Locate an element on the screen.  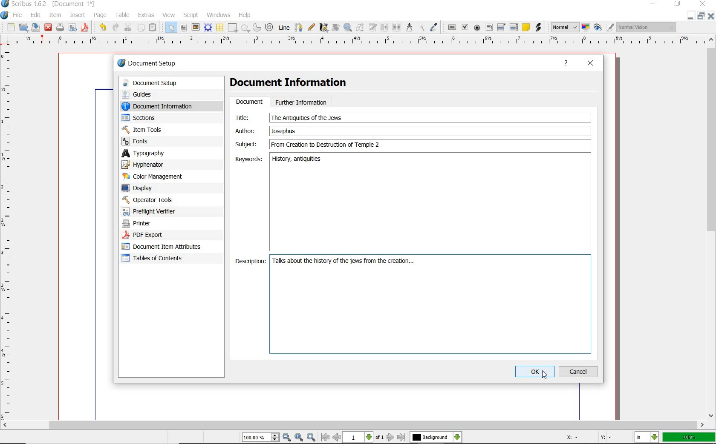
table is located at coordinates (219, 27).